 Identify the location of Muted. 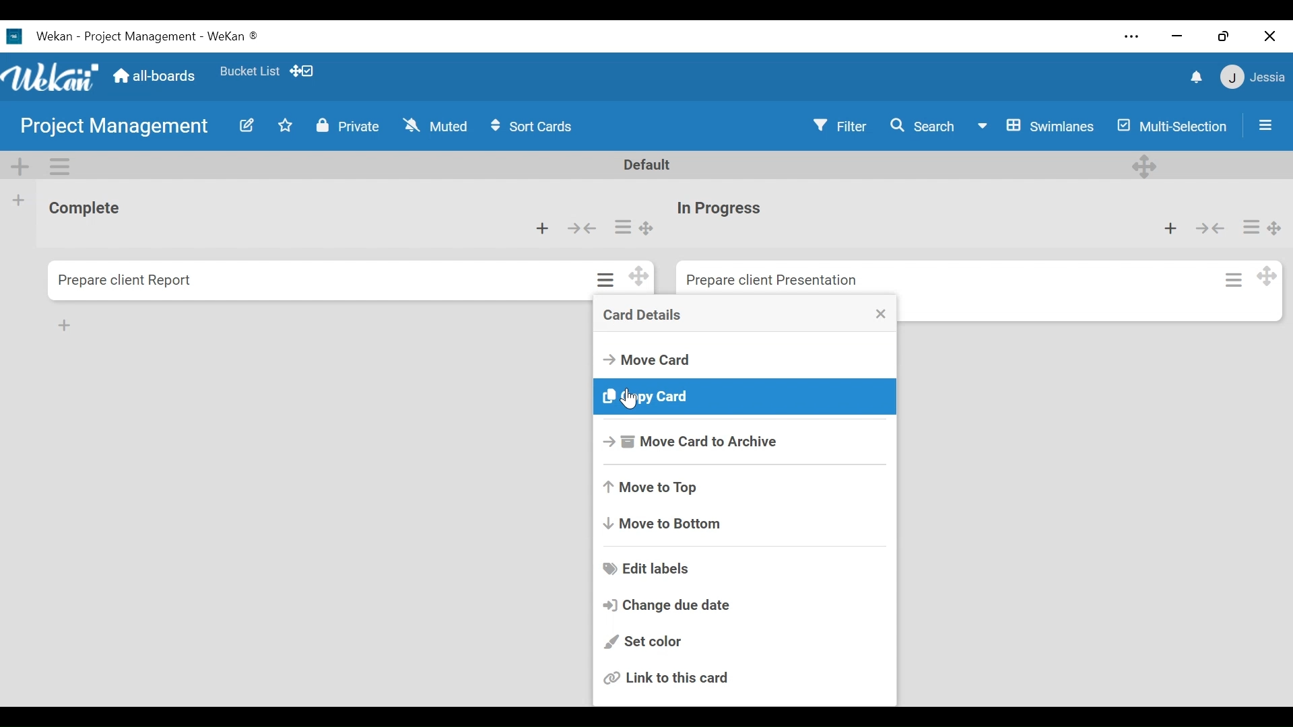
(435, 126).